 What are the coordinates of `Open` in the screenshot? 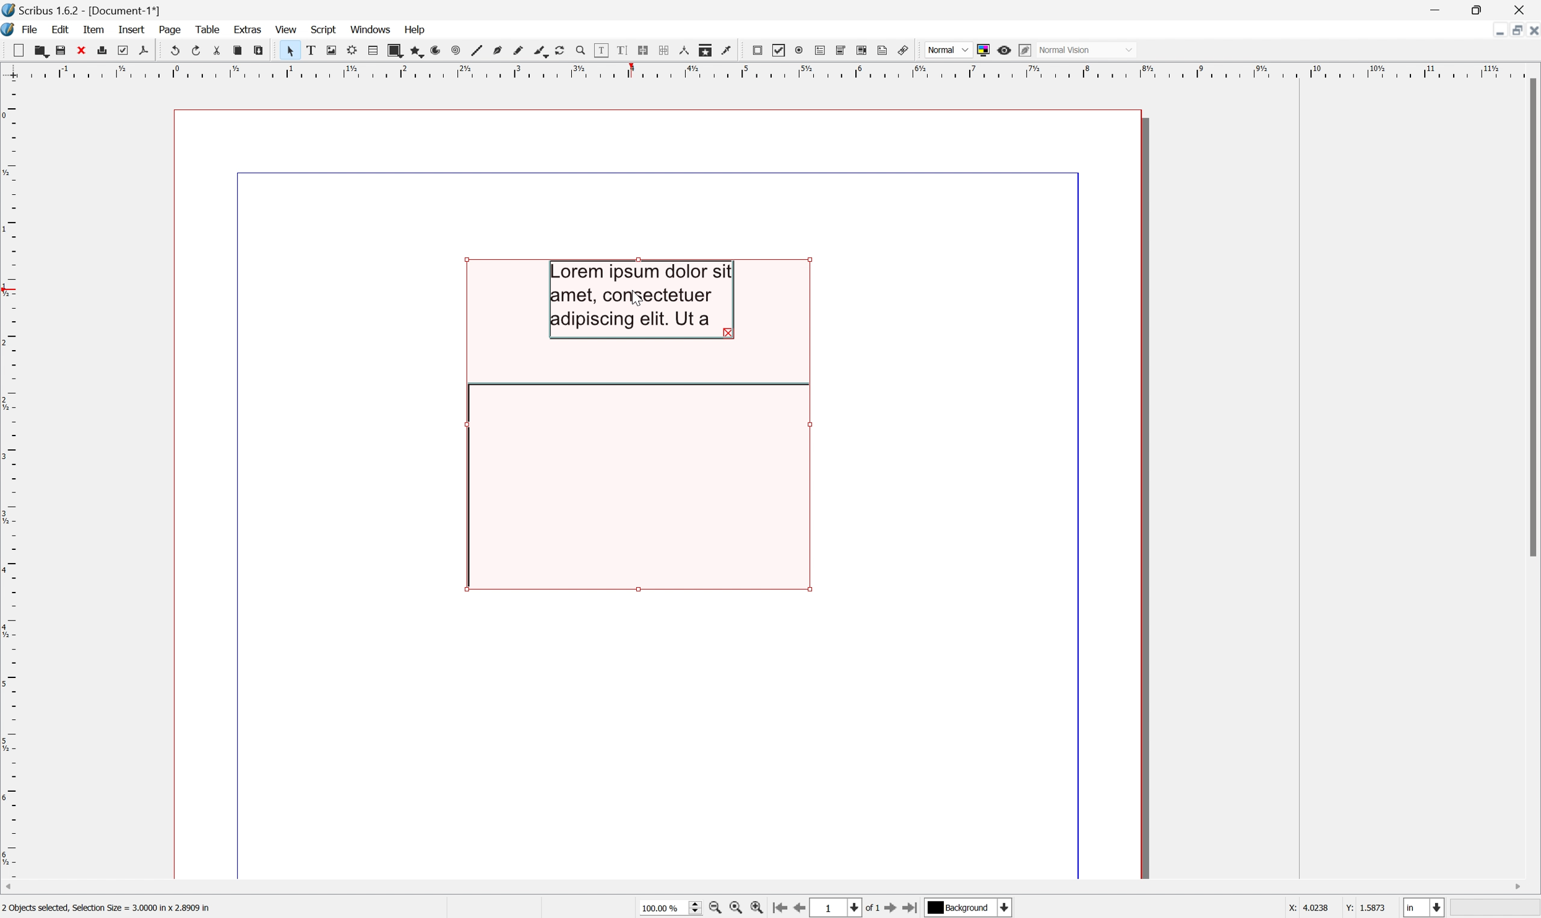 It's located at (36, 51).